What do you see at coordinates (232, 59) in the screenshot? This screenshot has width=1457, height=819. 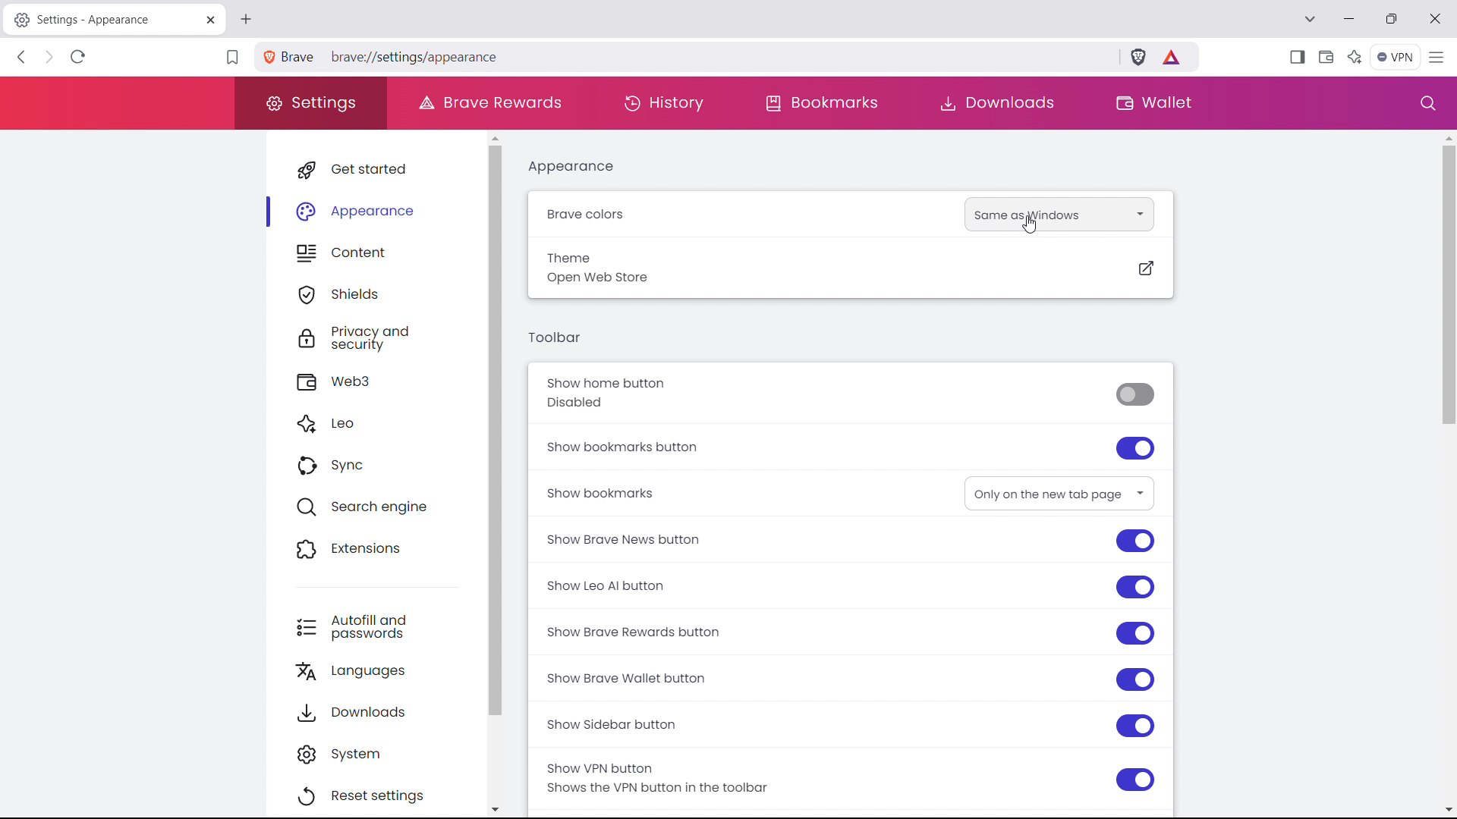 I see `bookmark this tab` at bounding box center [232, 59].